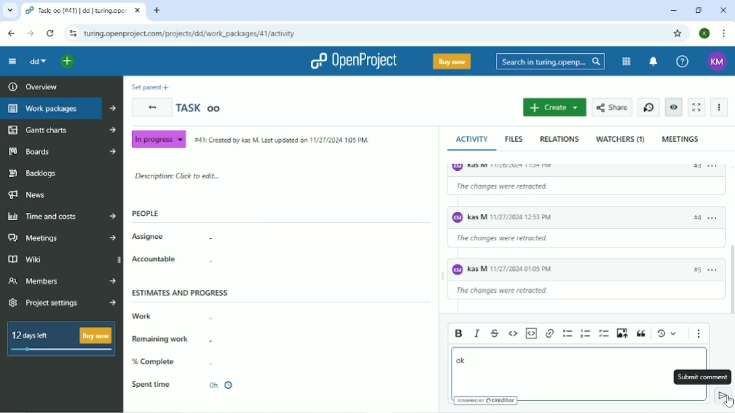 The image size is (735, 413). What do you see at coordinates (62, 304) in the screenshot?
I see `Project settings` at bounding box center [62, 304].